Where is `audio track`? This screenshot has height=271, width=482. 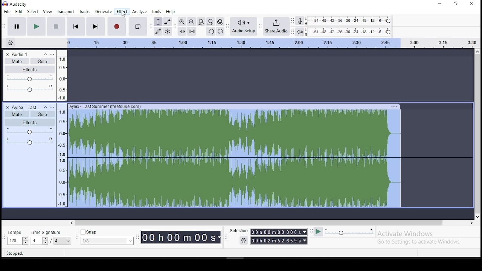
audio track is located at coordinates (234, 155).